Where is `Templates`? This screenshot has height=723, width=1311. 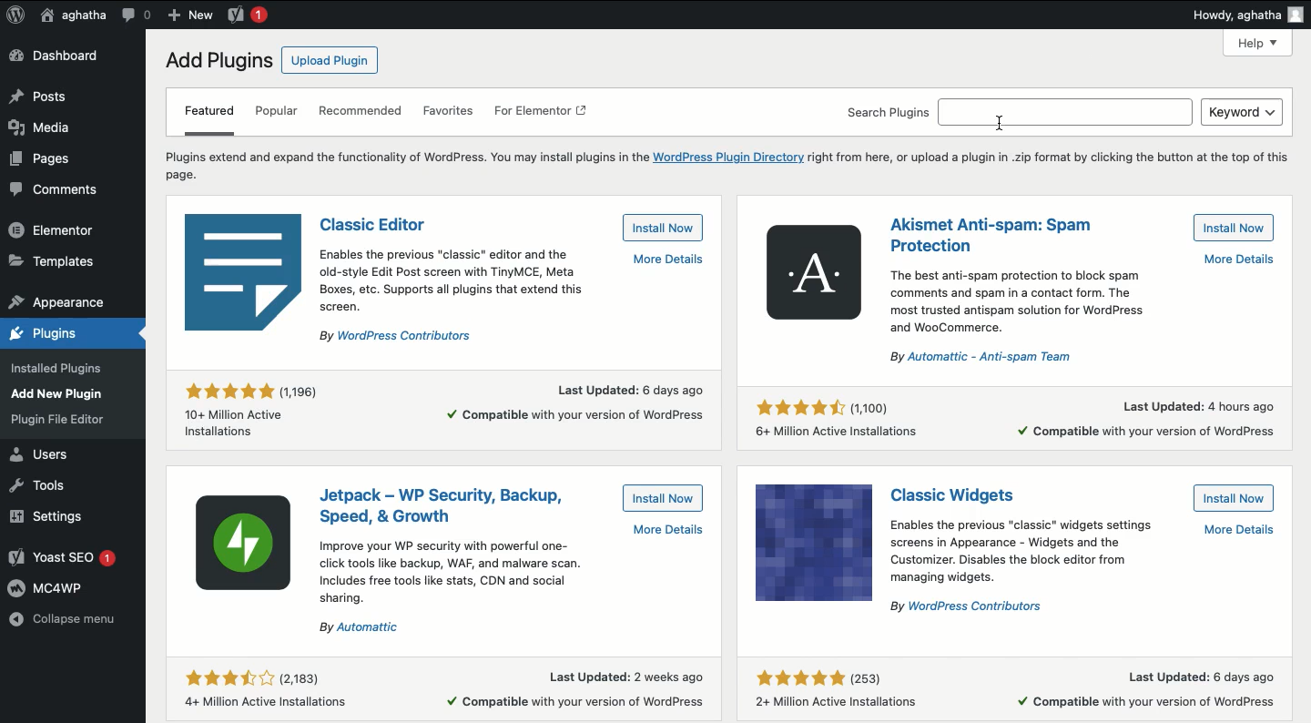
Templates is located at coordinates (54, 262).